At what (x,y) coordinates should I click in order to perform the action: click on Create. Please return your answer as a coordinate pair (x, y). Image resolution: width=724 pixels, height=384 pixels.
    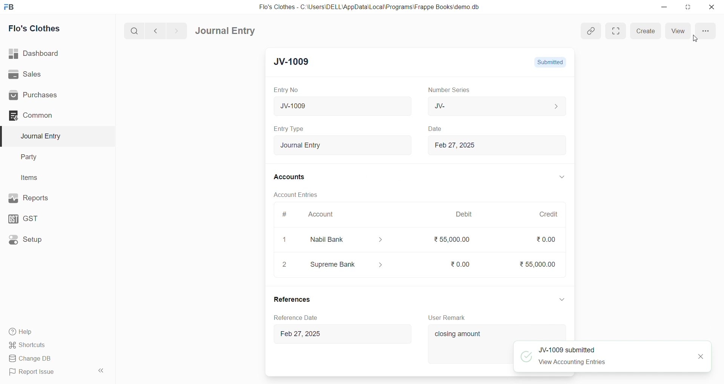
    Looking at the image, I should click on (647, 31).